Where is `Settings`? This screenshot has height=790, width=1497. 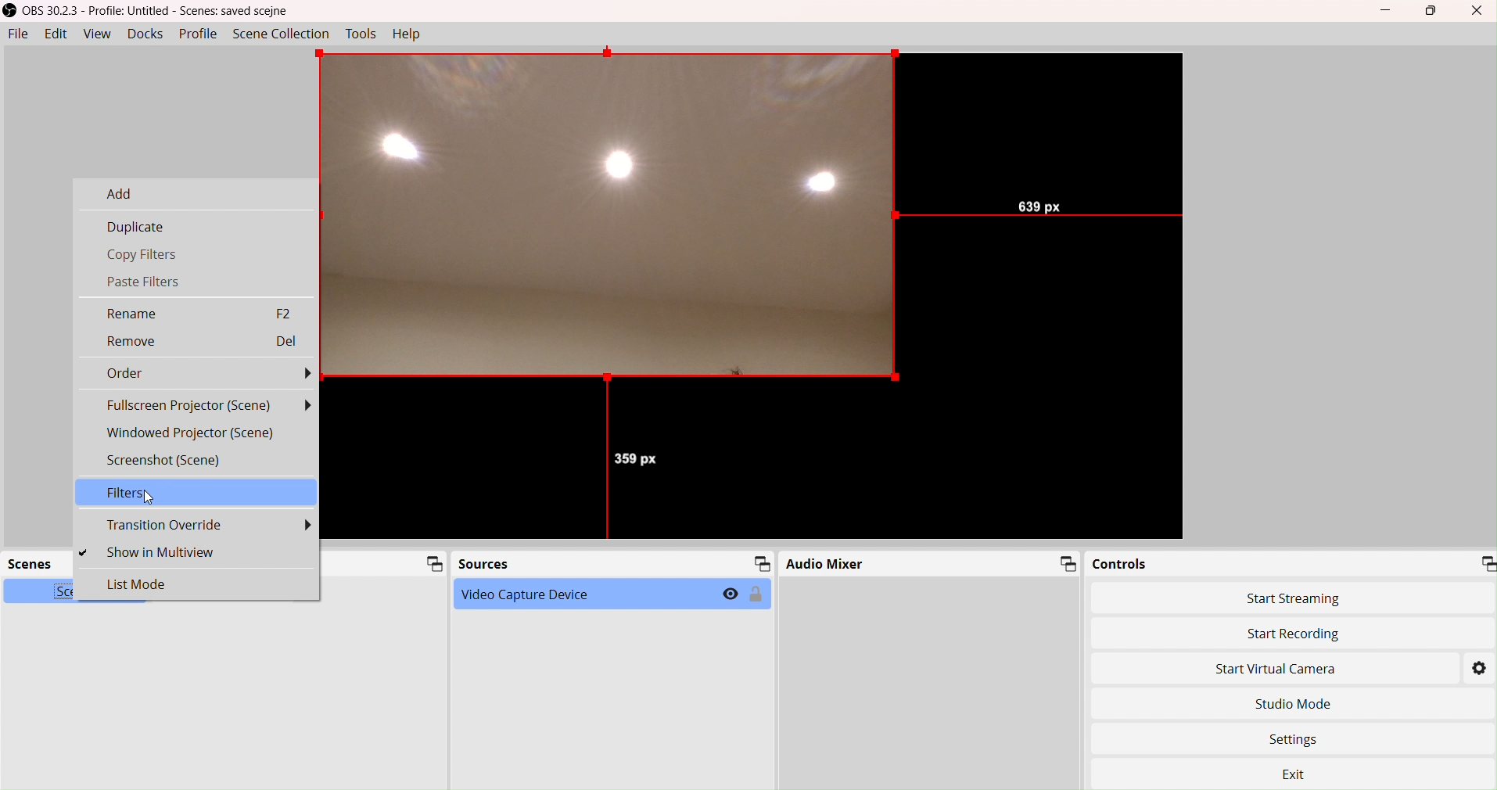
Settings is located at coordinates (1297, 742).